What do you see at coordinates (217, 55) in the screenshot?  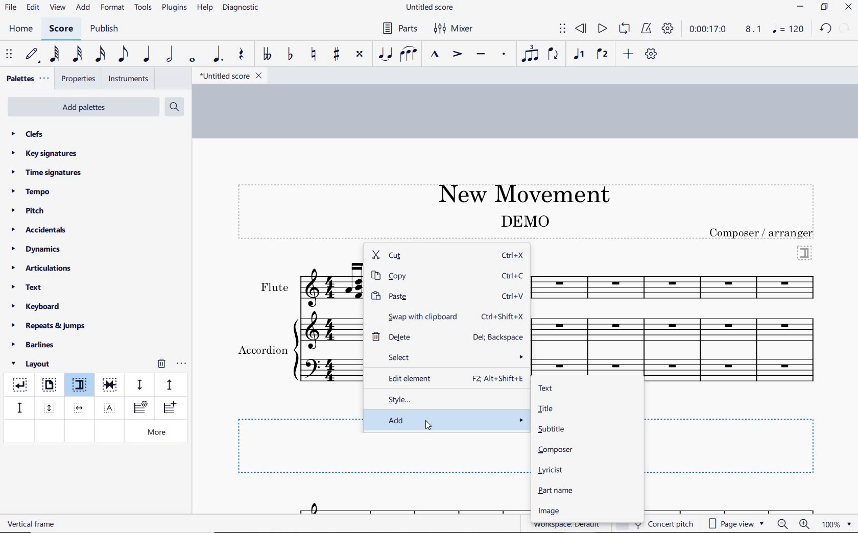 I see `augmentation dot` at bounding box center [217, 55].